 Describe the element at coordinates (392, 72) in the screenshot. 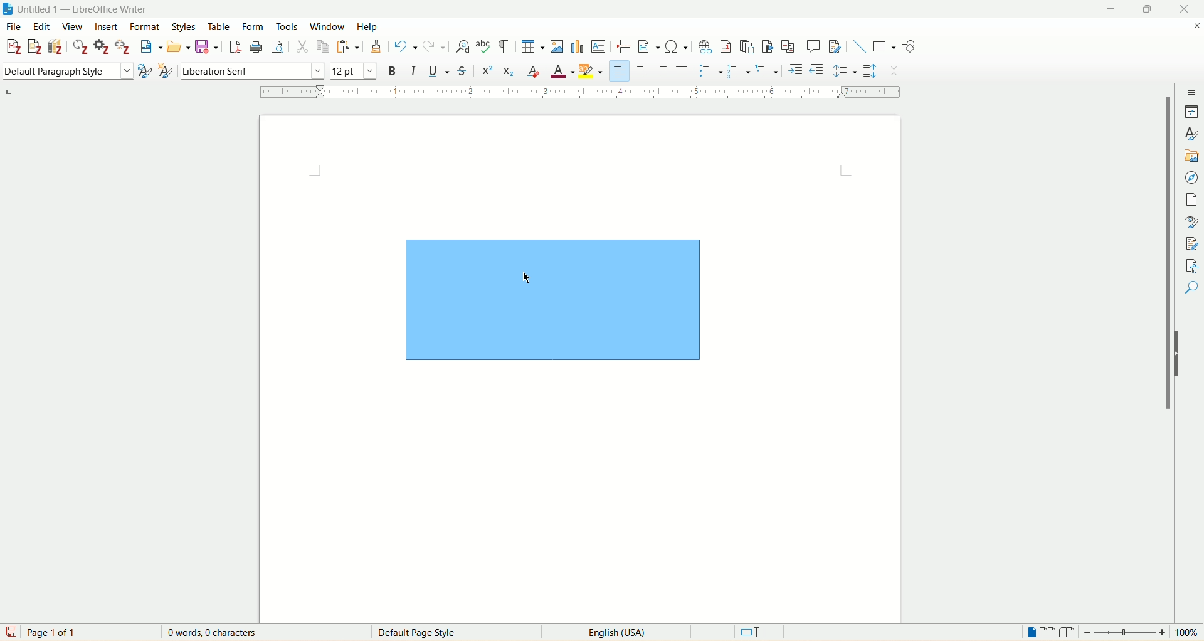

I see `bold` at that location.